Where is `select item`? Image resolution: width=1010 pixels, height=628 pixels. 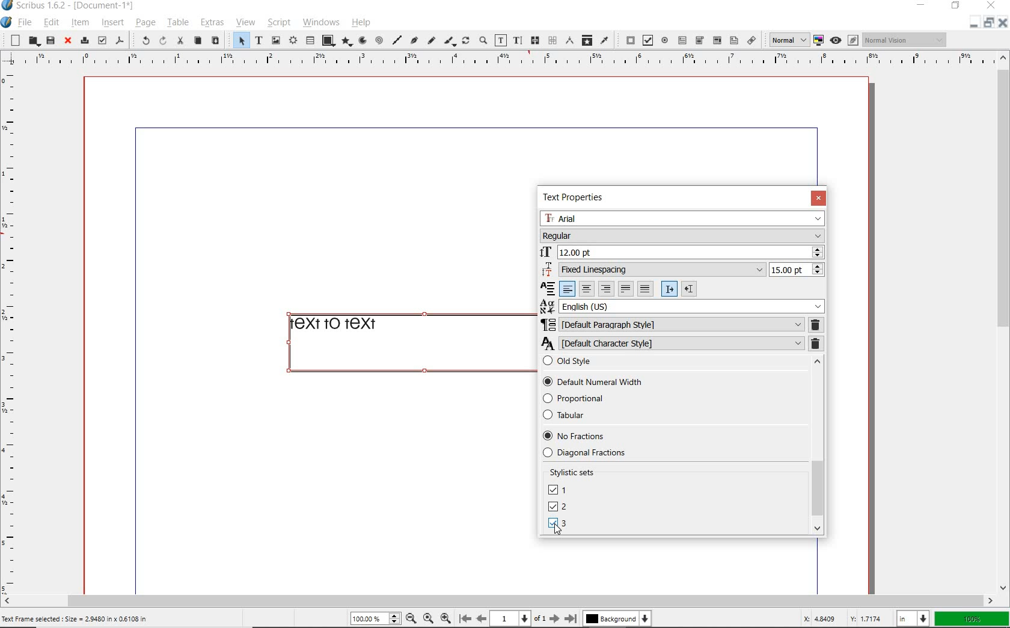 select item is located at coordinates (239, 41).